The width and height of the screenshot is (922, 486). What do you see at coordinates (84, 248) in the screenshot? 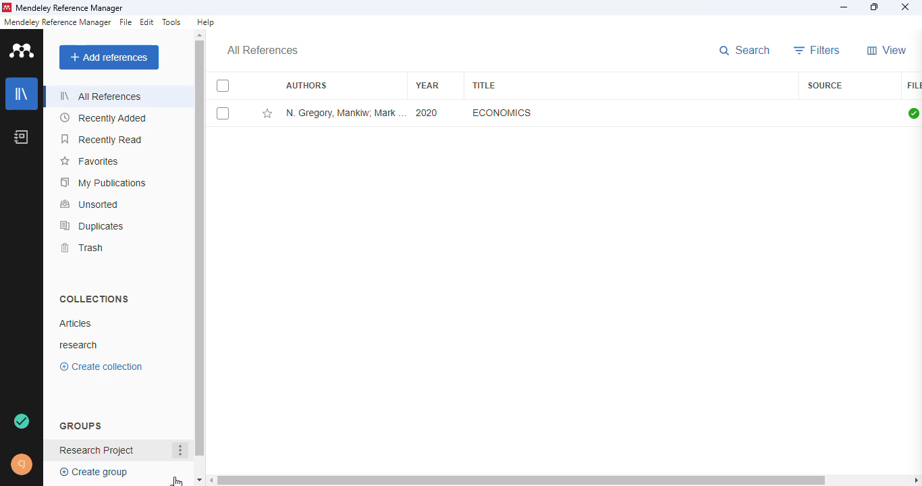
I see `trash` at bounding box center [84, 248].